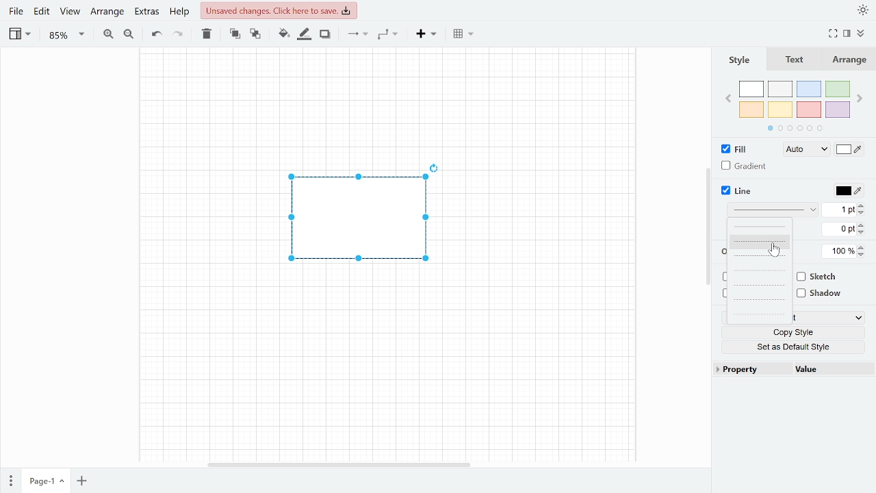 This screenshot has height=493, width=876. I want to click on Previous, so click(729, 99).